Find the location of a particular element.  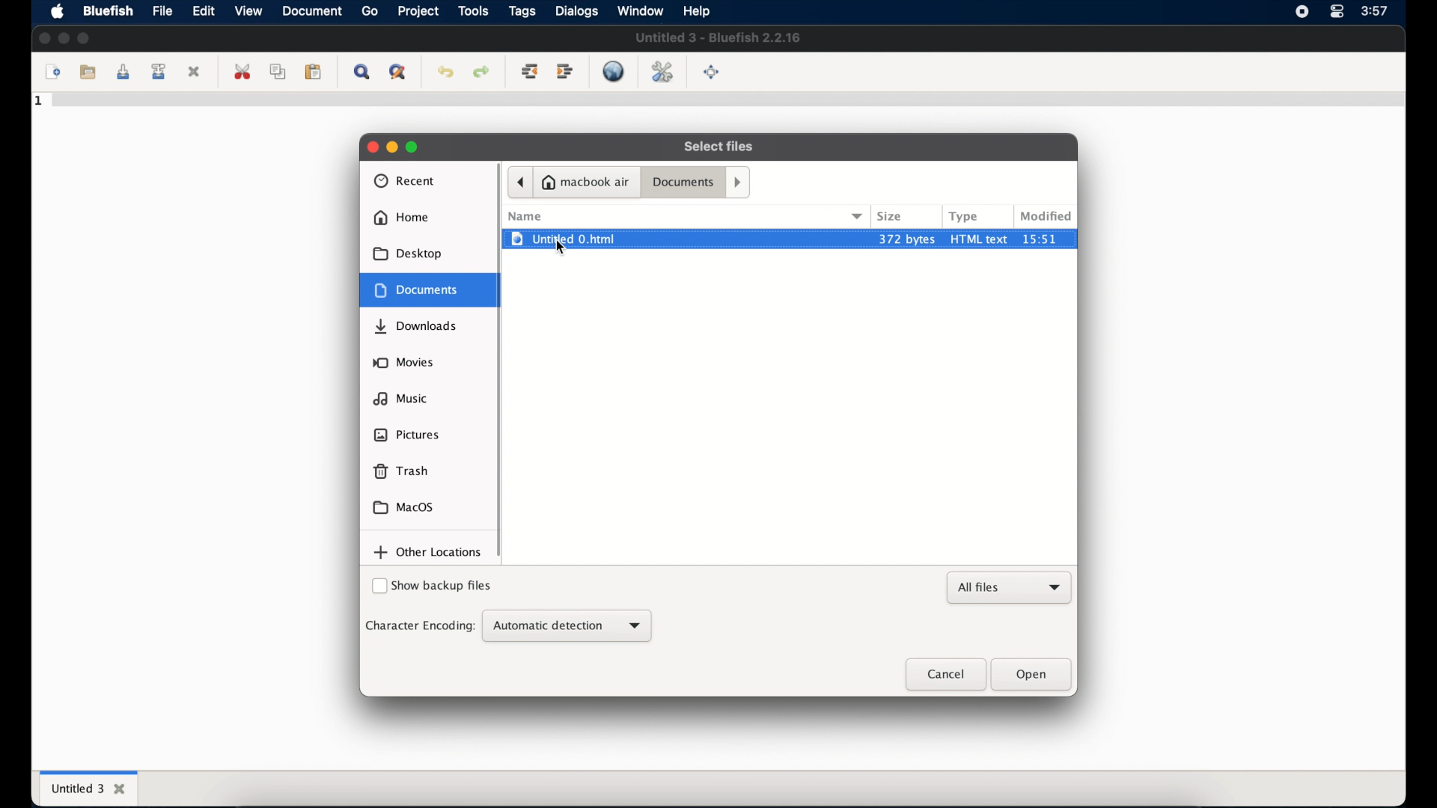

next is located at coordinates (739, 181).